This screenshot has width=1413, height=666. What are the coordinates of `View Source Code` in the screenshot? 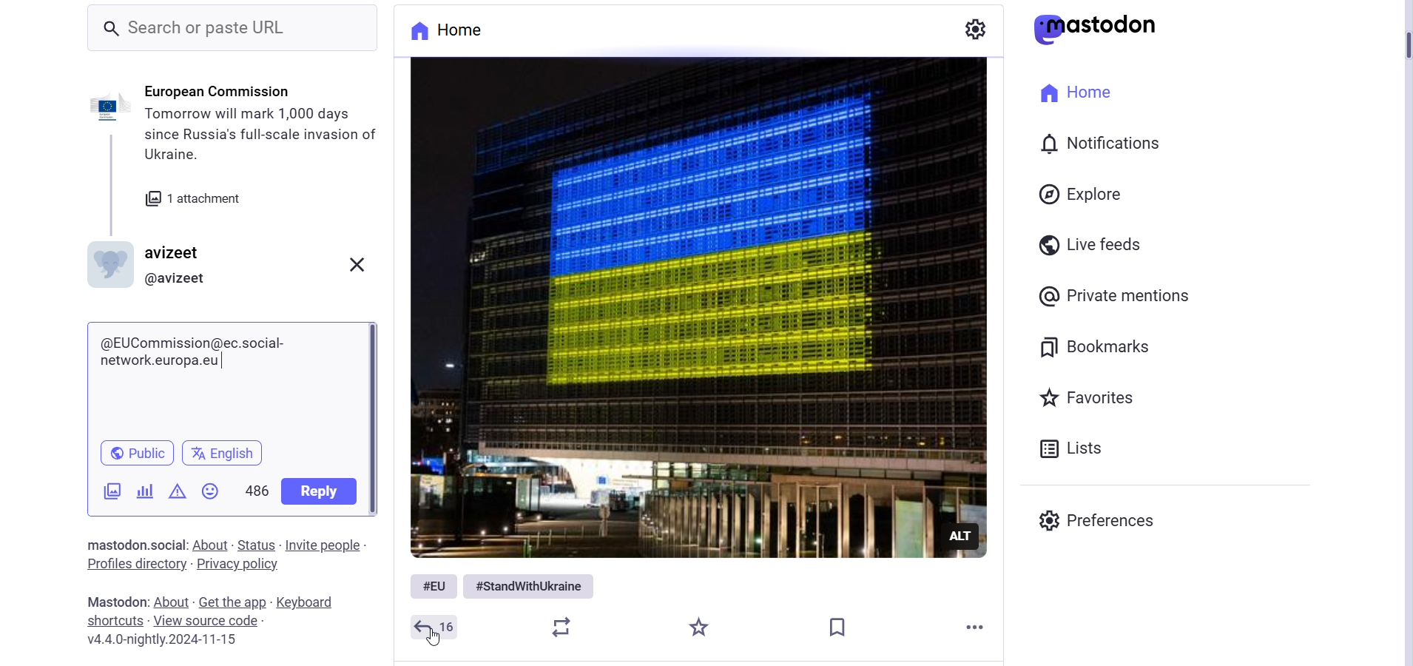 It's located at (213, 620).